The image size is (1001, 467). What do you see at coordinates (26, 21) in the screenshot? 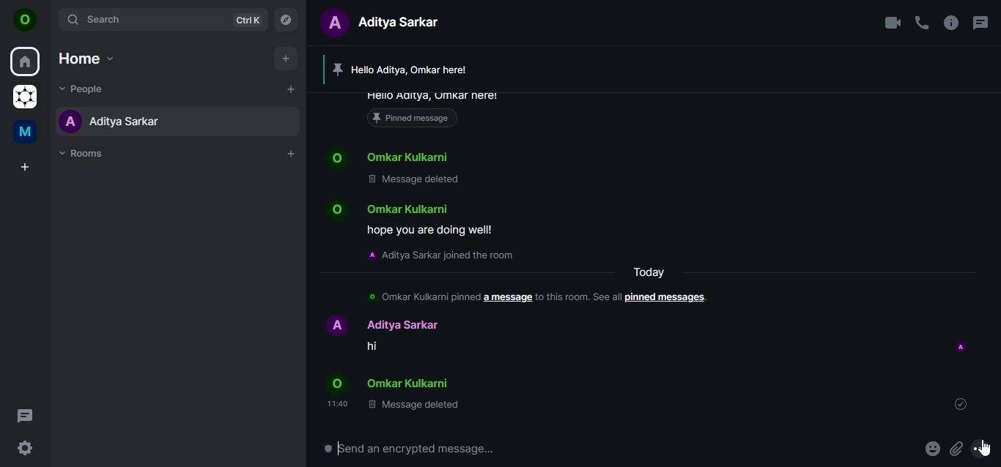
I see `view profile` at bounding box center [26, 21].